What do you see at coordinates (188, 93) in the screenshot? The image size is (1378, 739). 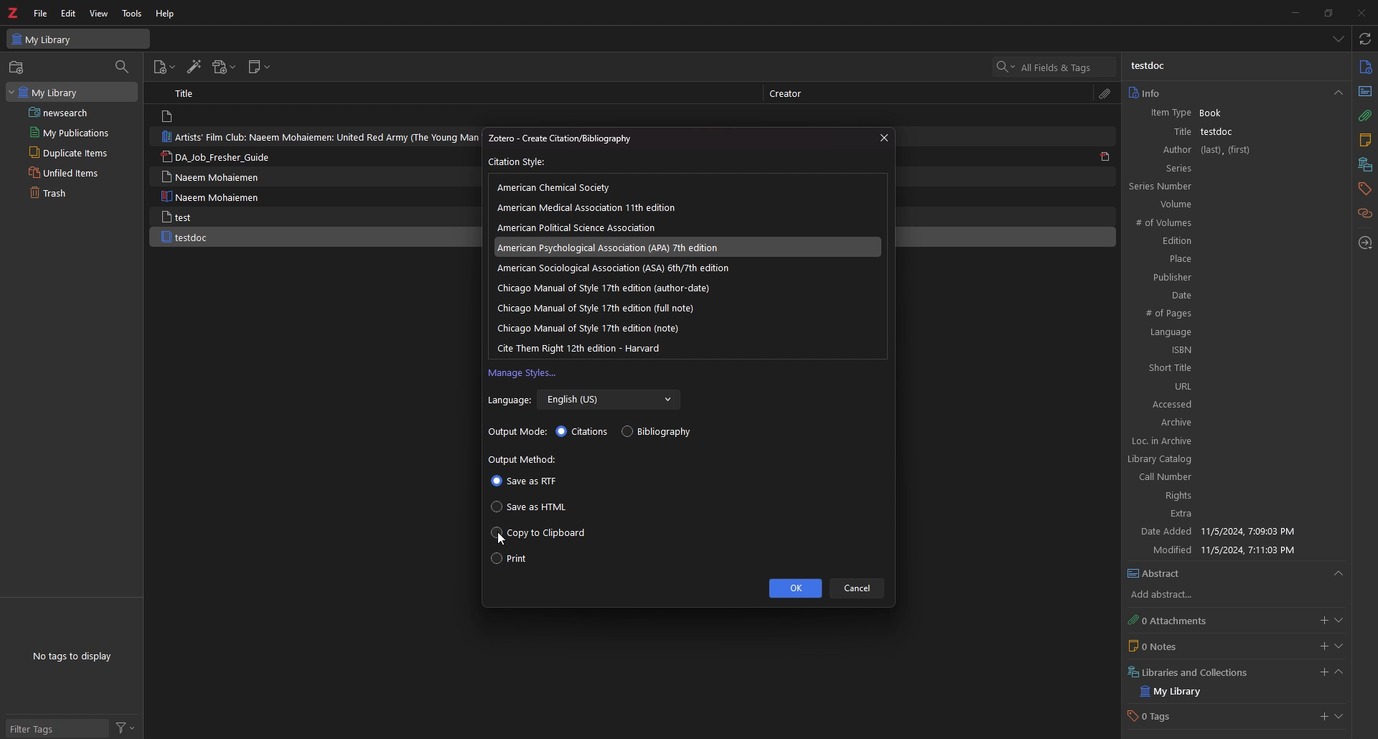 I see `Title` at bounding box center [188, 93].